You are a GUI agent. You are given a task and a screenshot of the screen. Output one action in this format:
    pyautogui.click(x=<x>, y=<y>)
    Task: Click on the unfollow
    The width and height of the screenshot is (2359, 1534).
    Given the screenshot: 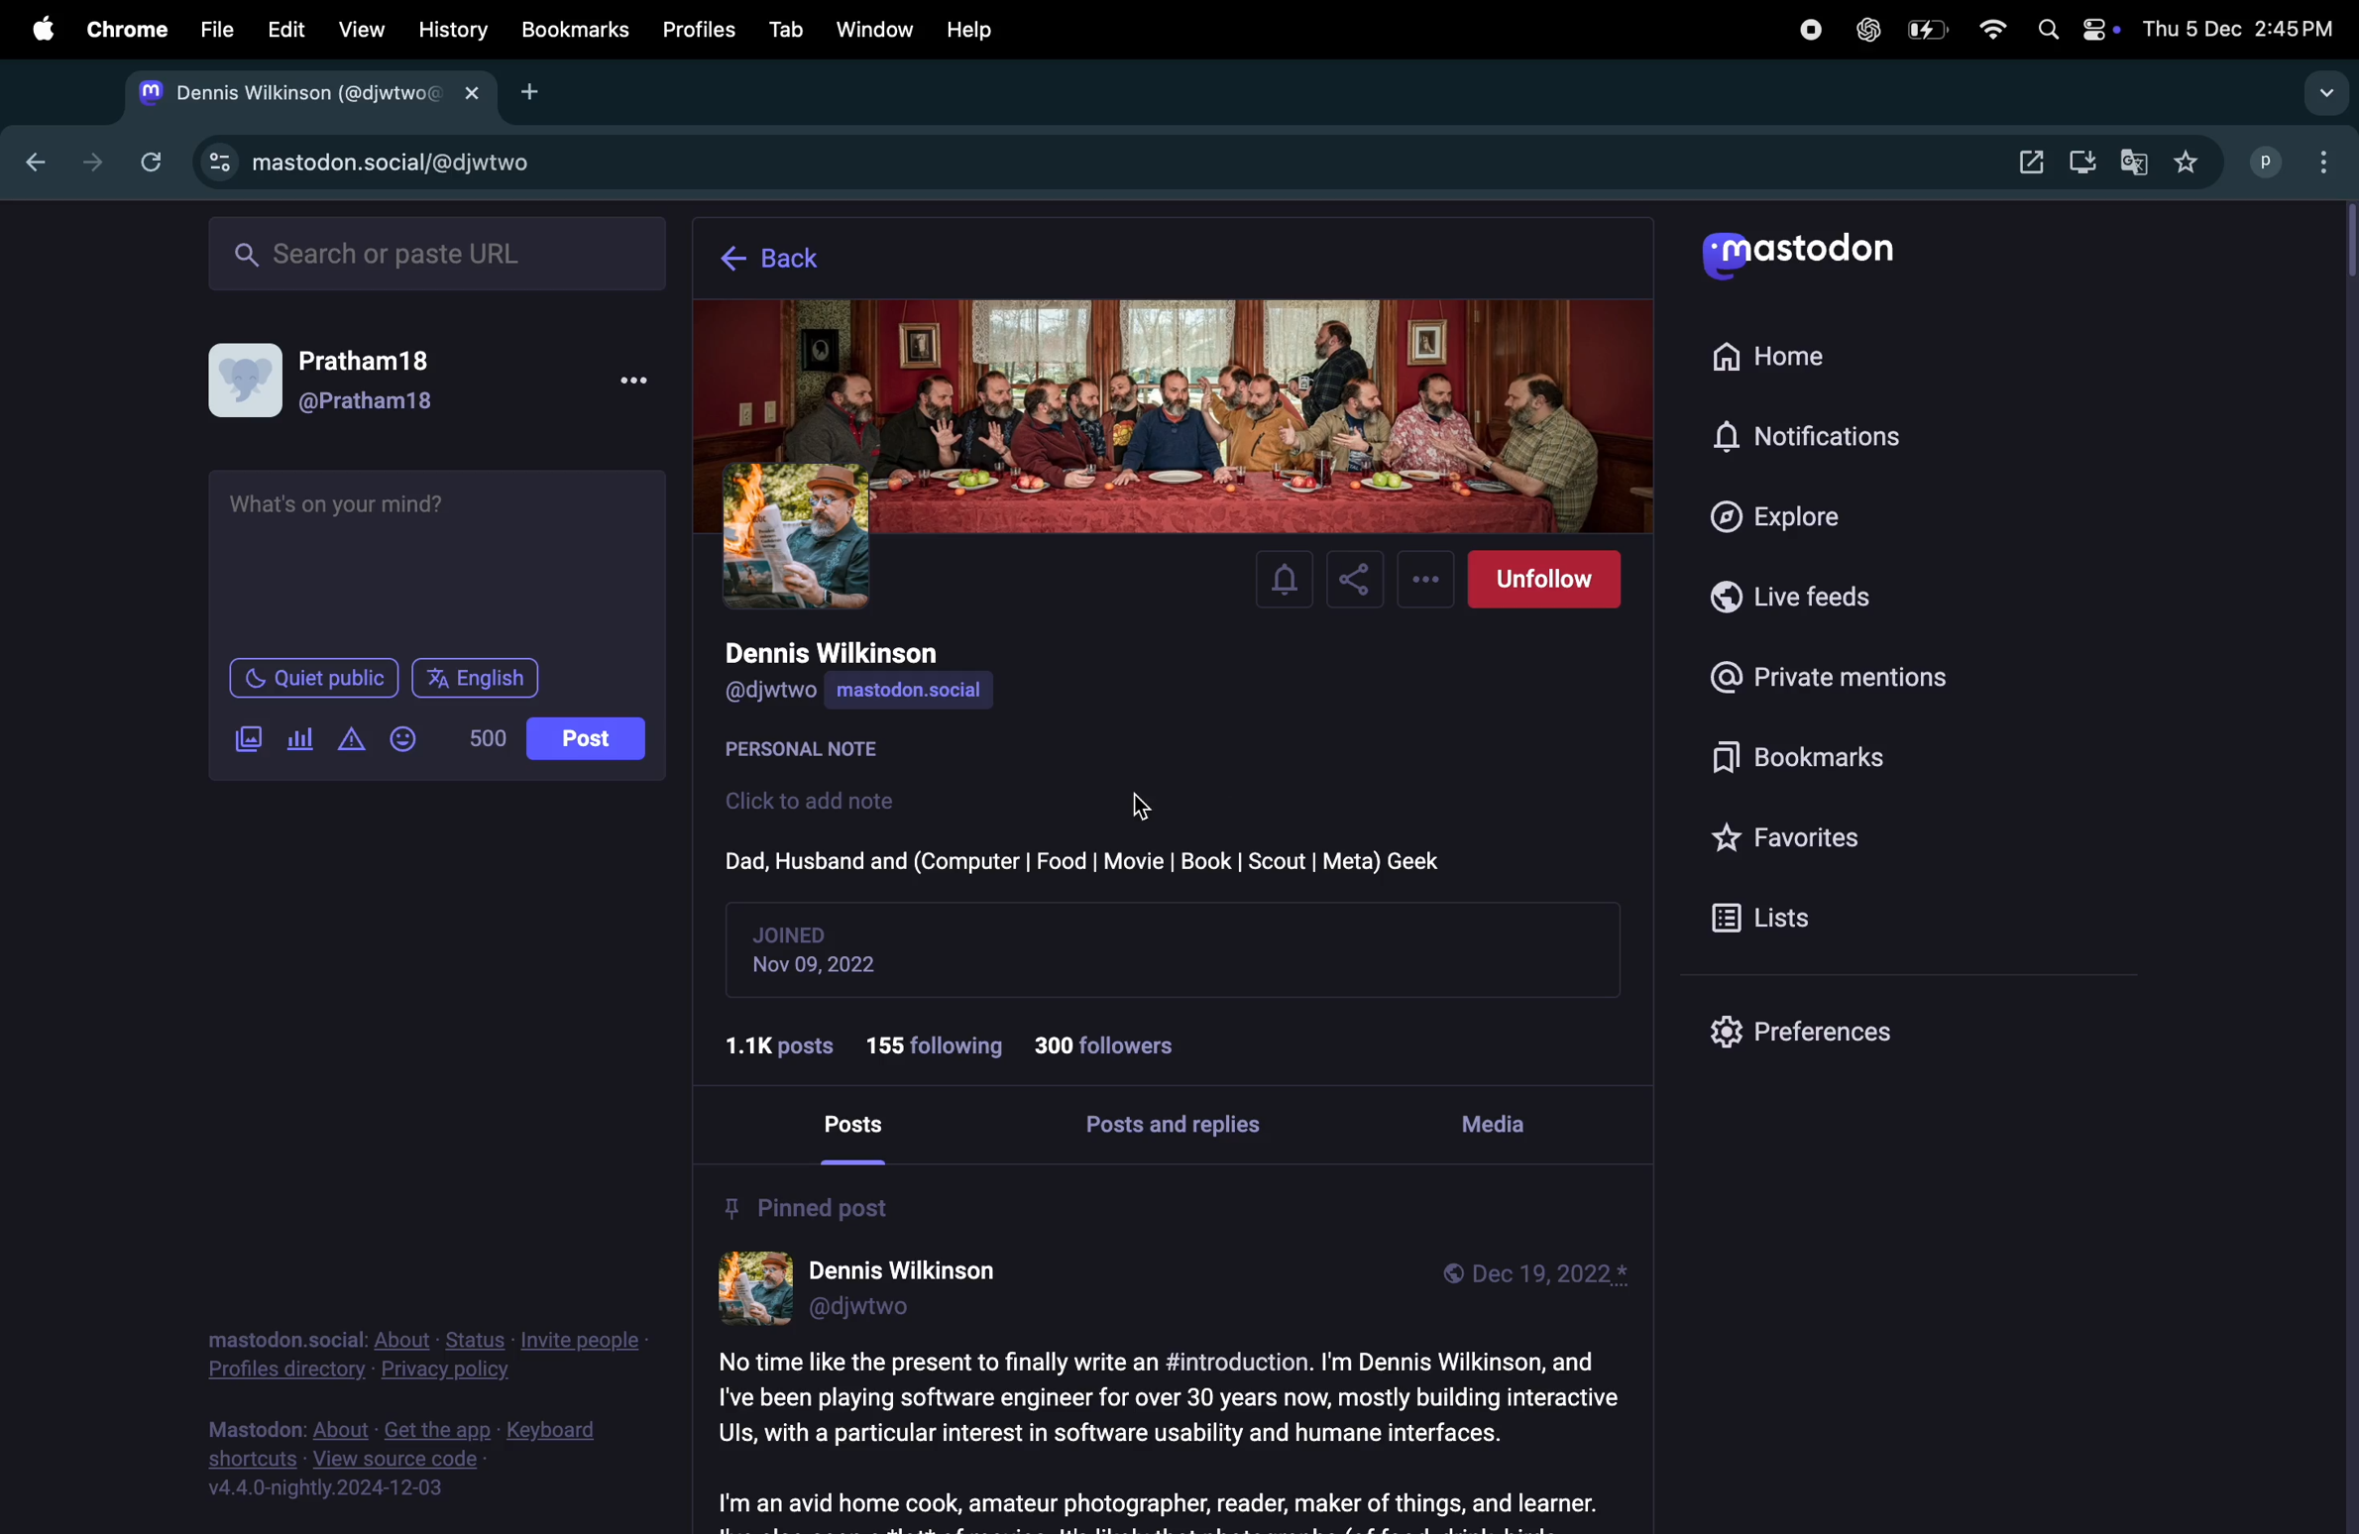 What is the action you would take?
    pyautogui.click(x=1544, y=582)
    